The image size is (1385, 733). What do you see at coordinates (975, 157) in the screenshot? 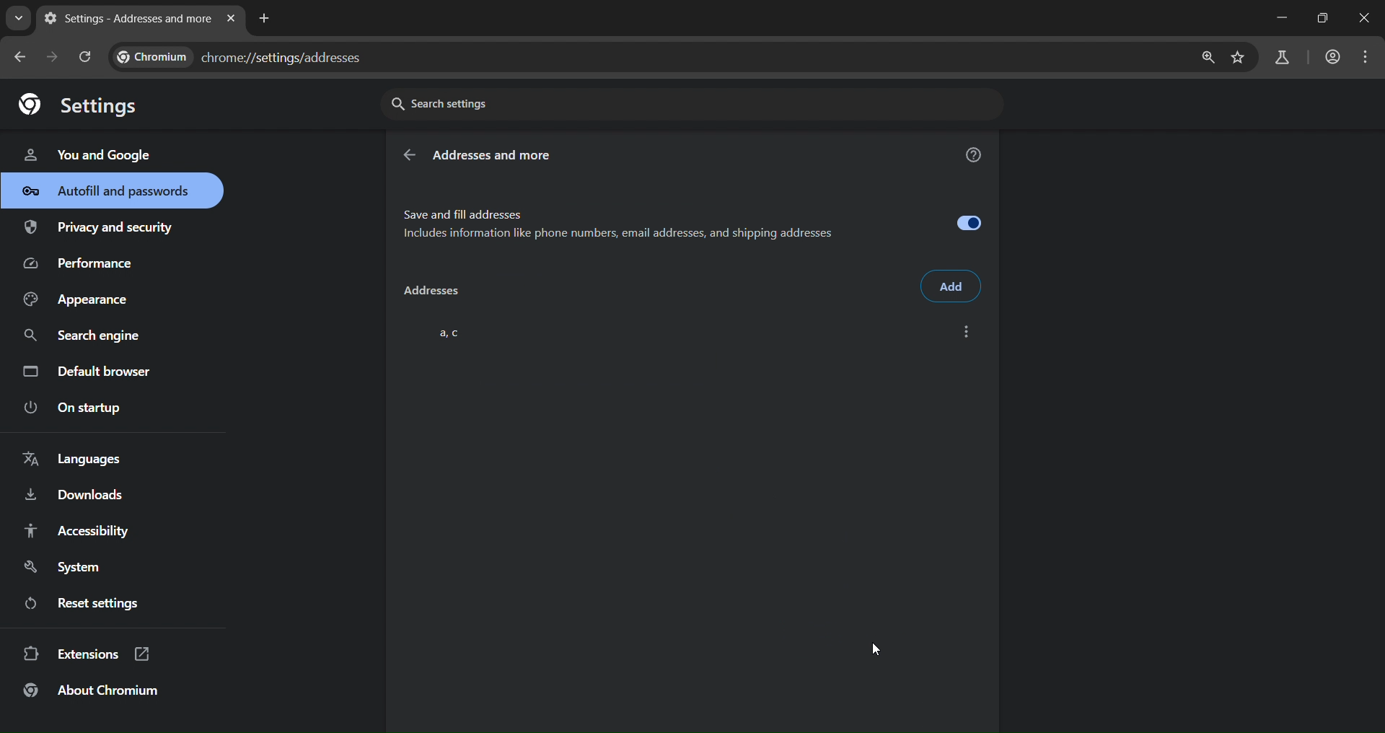
I see `get help` at bounding box center [975, 157].